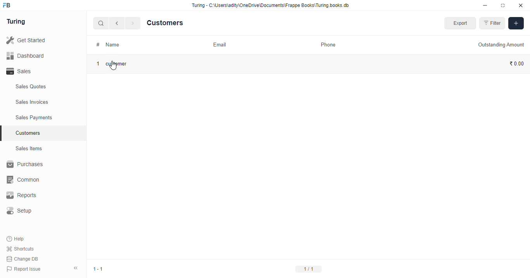 Image resolution: width=530 pixels, height=278 pixels. Describe the element at coordinates (42, 88) in the screenshot. I see `Sales Quotes` at that location.